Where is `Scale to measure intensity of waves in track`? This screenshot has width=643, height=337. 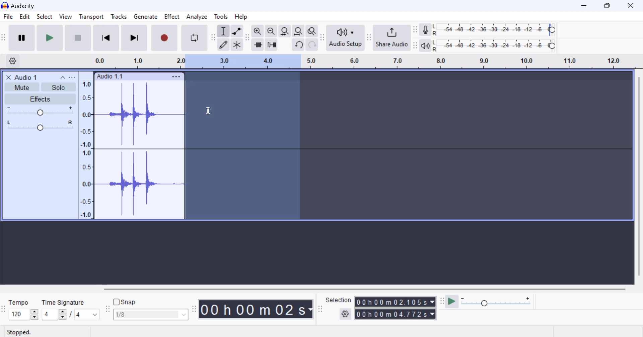 Scale to measure intensity of waves in track is located at coordinates (85, 148).